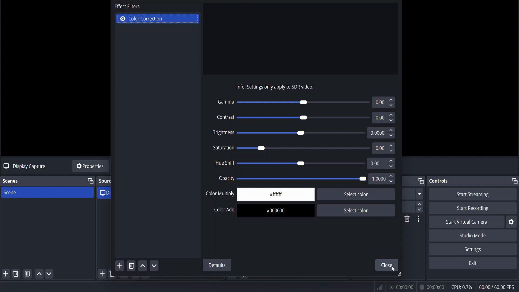 The width and height of the screenshot is (519, 292). Describe the element at coordinates (303, 103) in the screenshot. I see `GAMMA sel) 000 §` at that location.